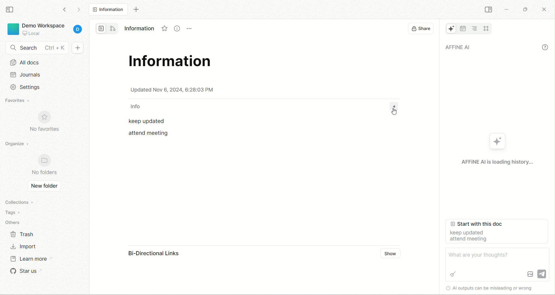 Image resolution: width=555 pixels, height=295 pixels. I want to click on Brush, so click(453, 274).